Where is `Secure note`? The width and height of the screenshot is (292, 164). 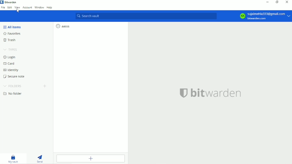
Secure note is located at coordinates (17, 76).